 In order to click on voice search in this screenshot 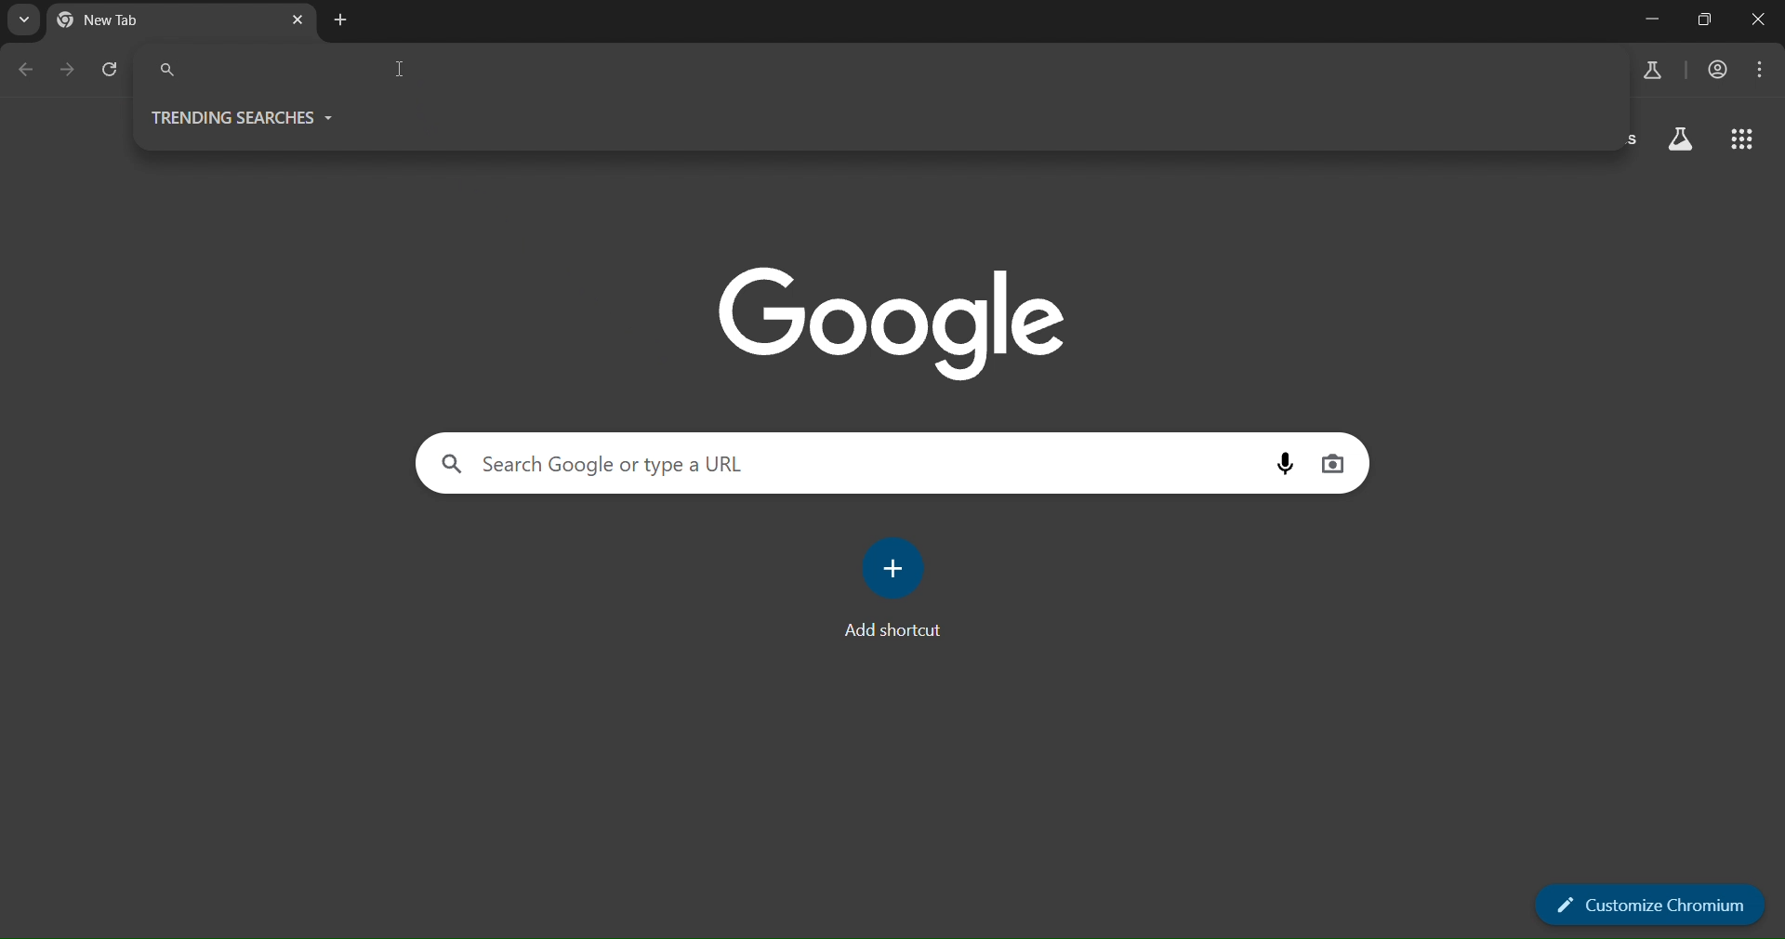, I will do `click(1288, 464)`.